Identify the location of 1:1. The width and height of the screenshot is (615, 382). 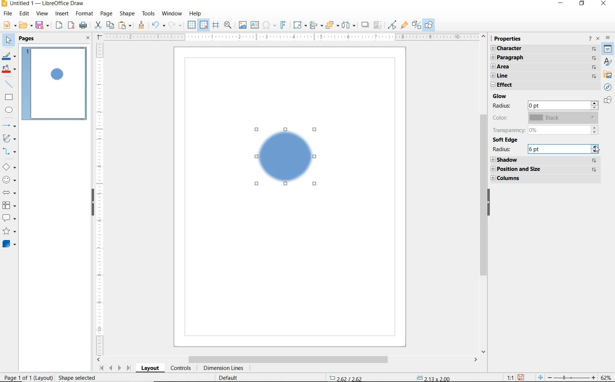
(510, 377).